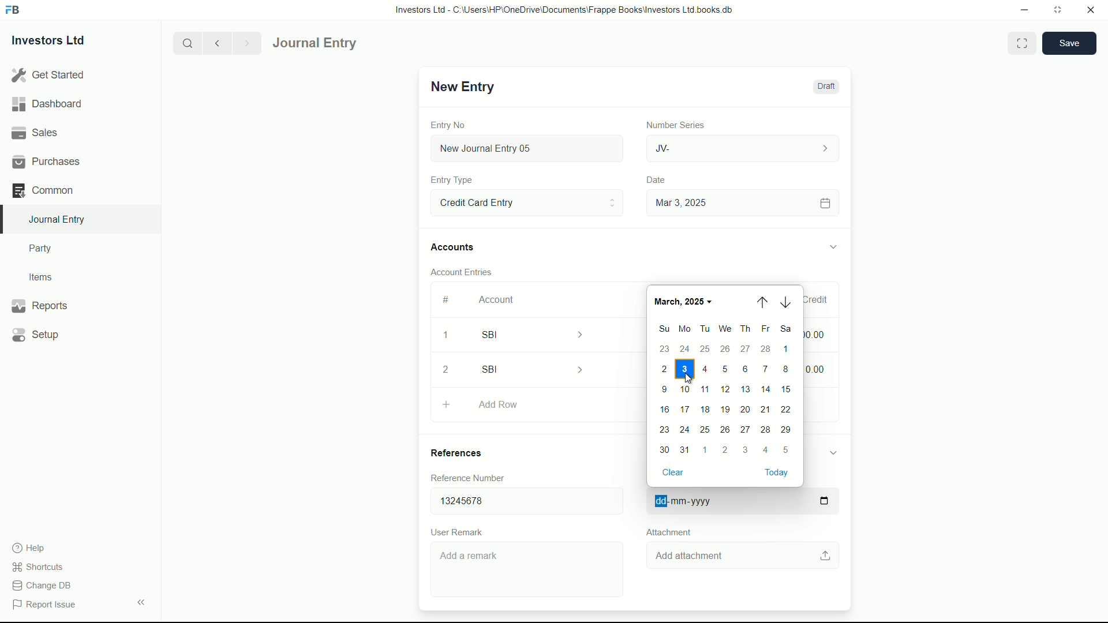 The width and height of the screenshot is (1108, 623). I want to click on Entry No, so click(450, 123).